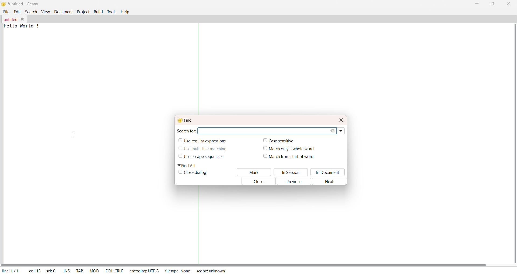  What do you see at coordinates (75, 135) in the screenshot?
I see `Cursor` at bounding box center [75, 135].